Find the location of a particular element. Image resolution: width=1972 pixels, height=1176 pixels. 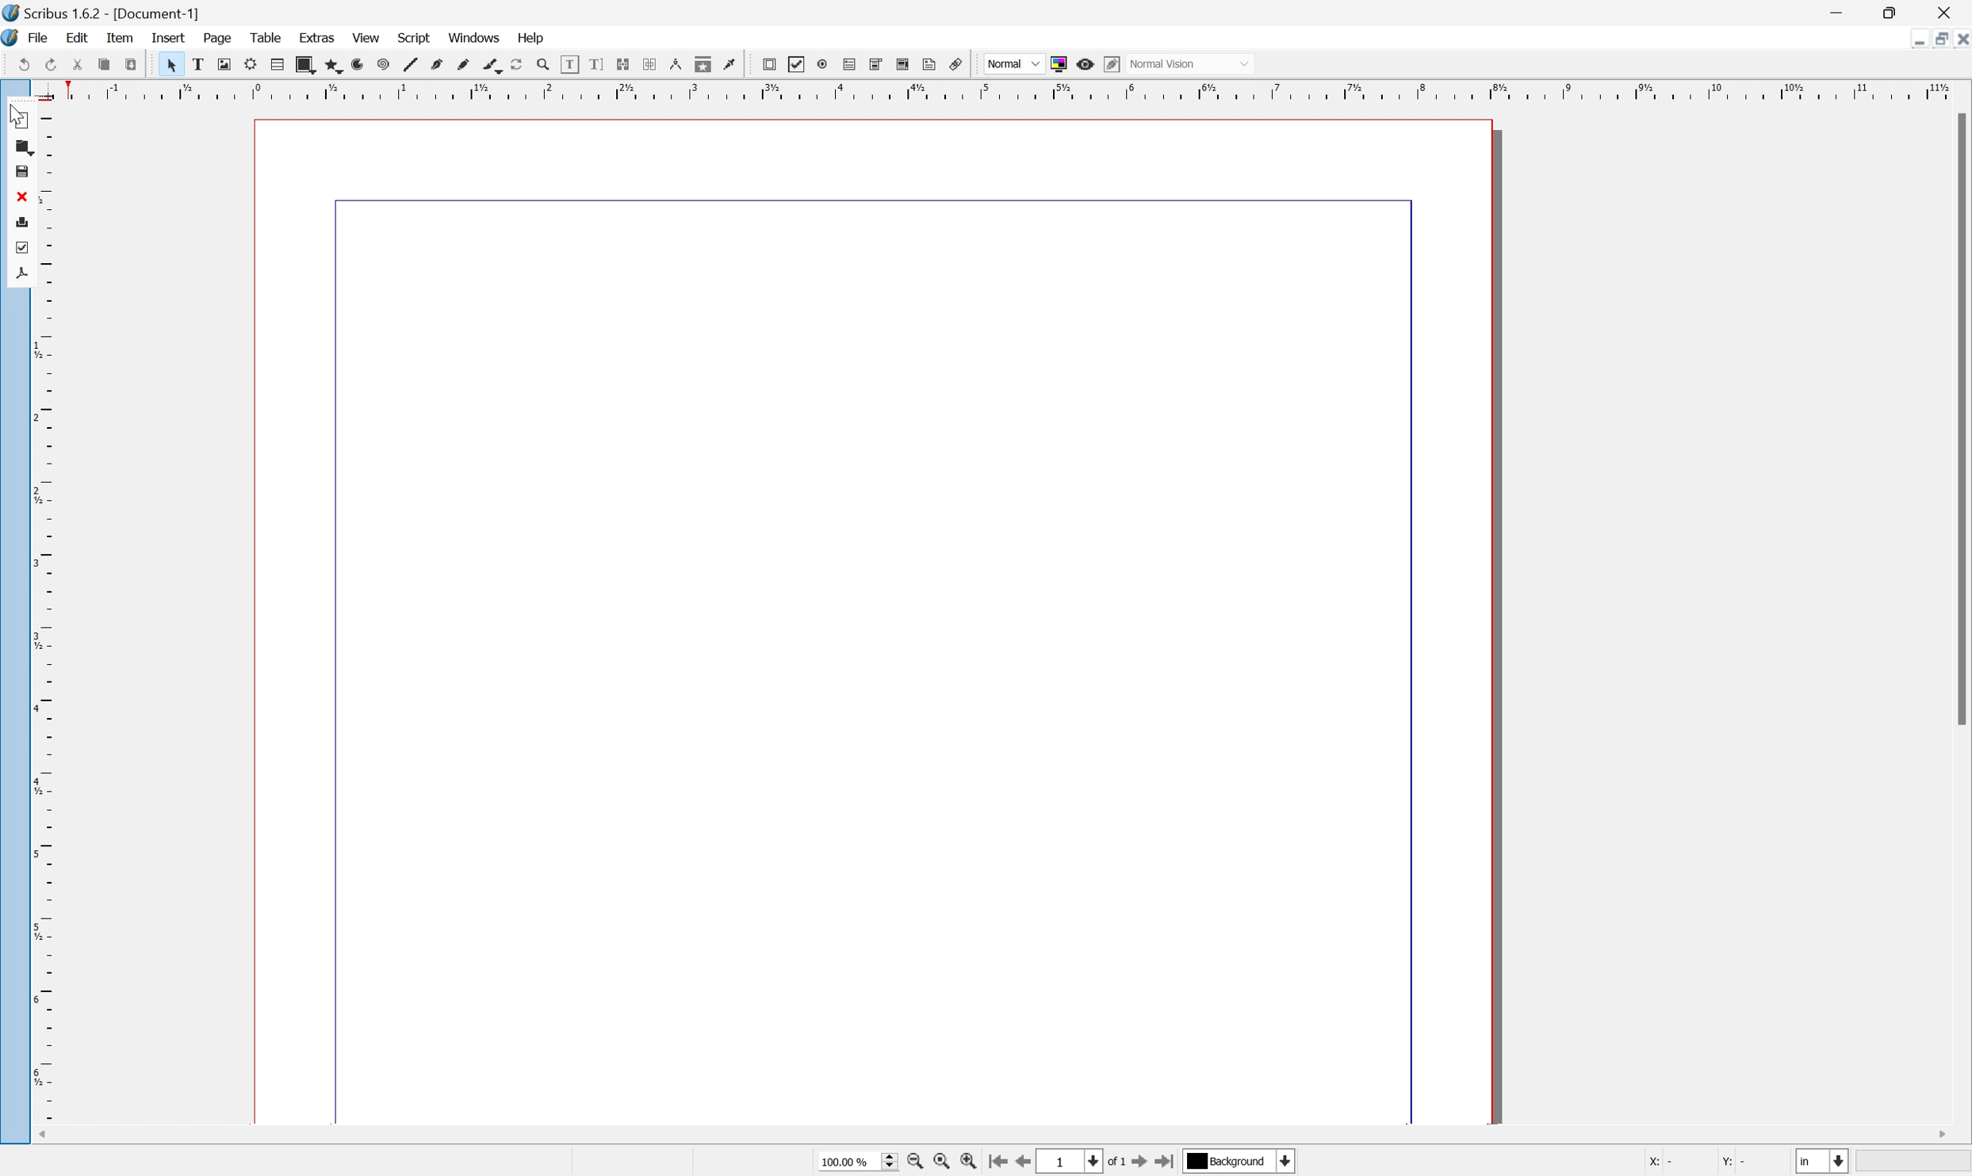

eye dropper is located at coordinates (931, 65).